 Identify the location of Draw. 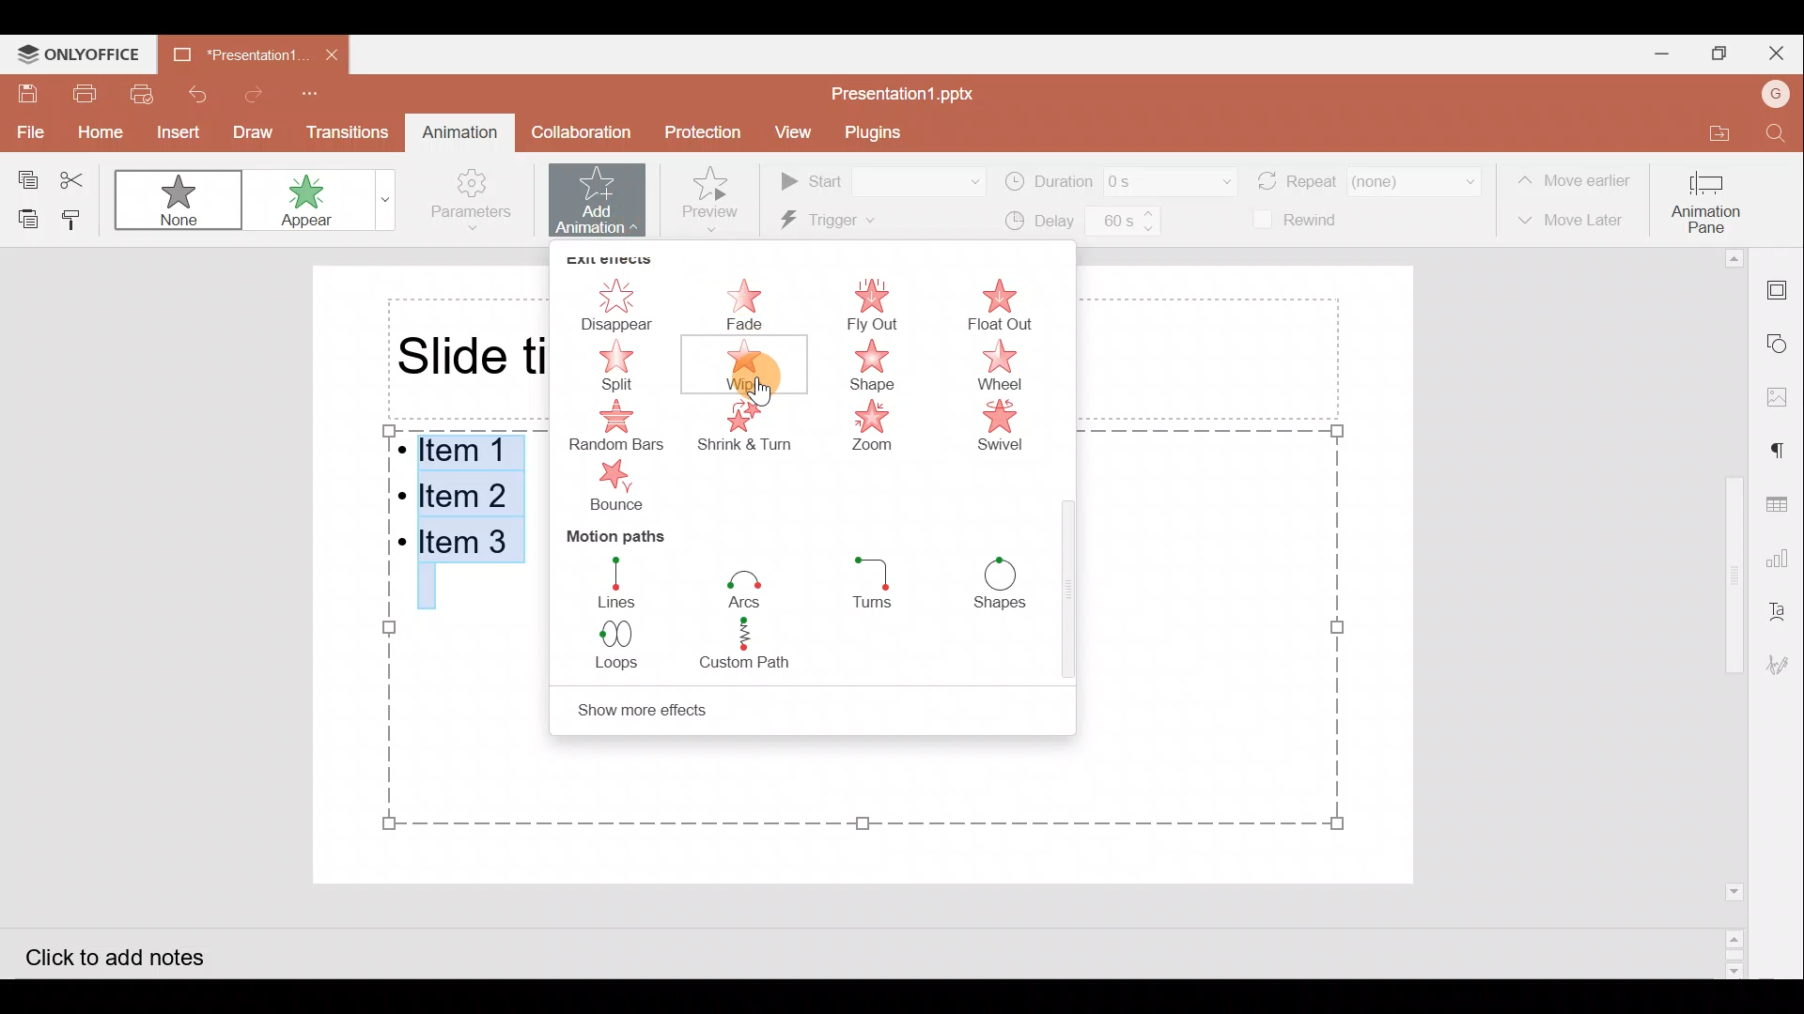
(249, 132).